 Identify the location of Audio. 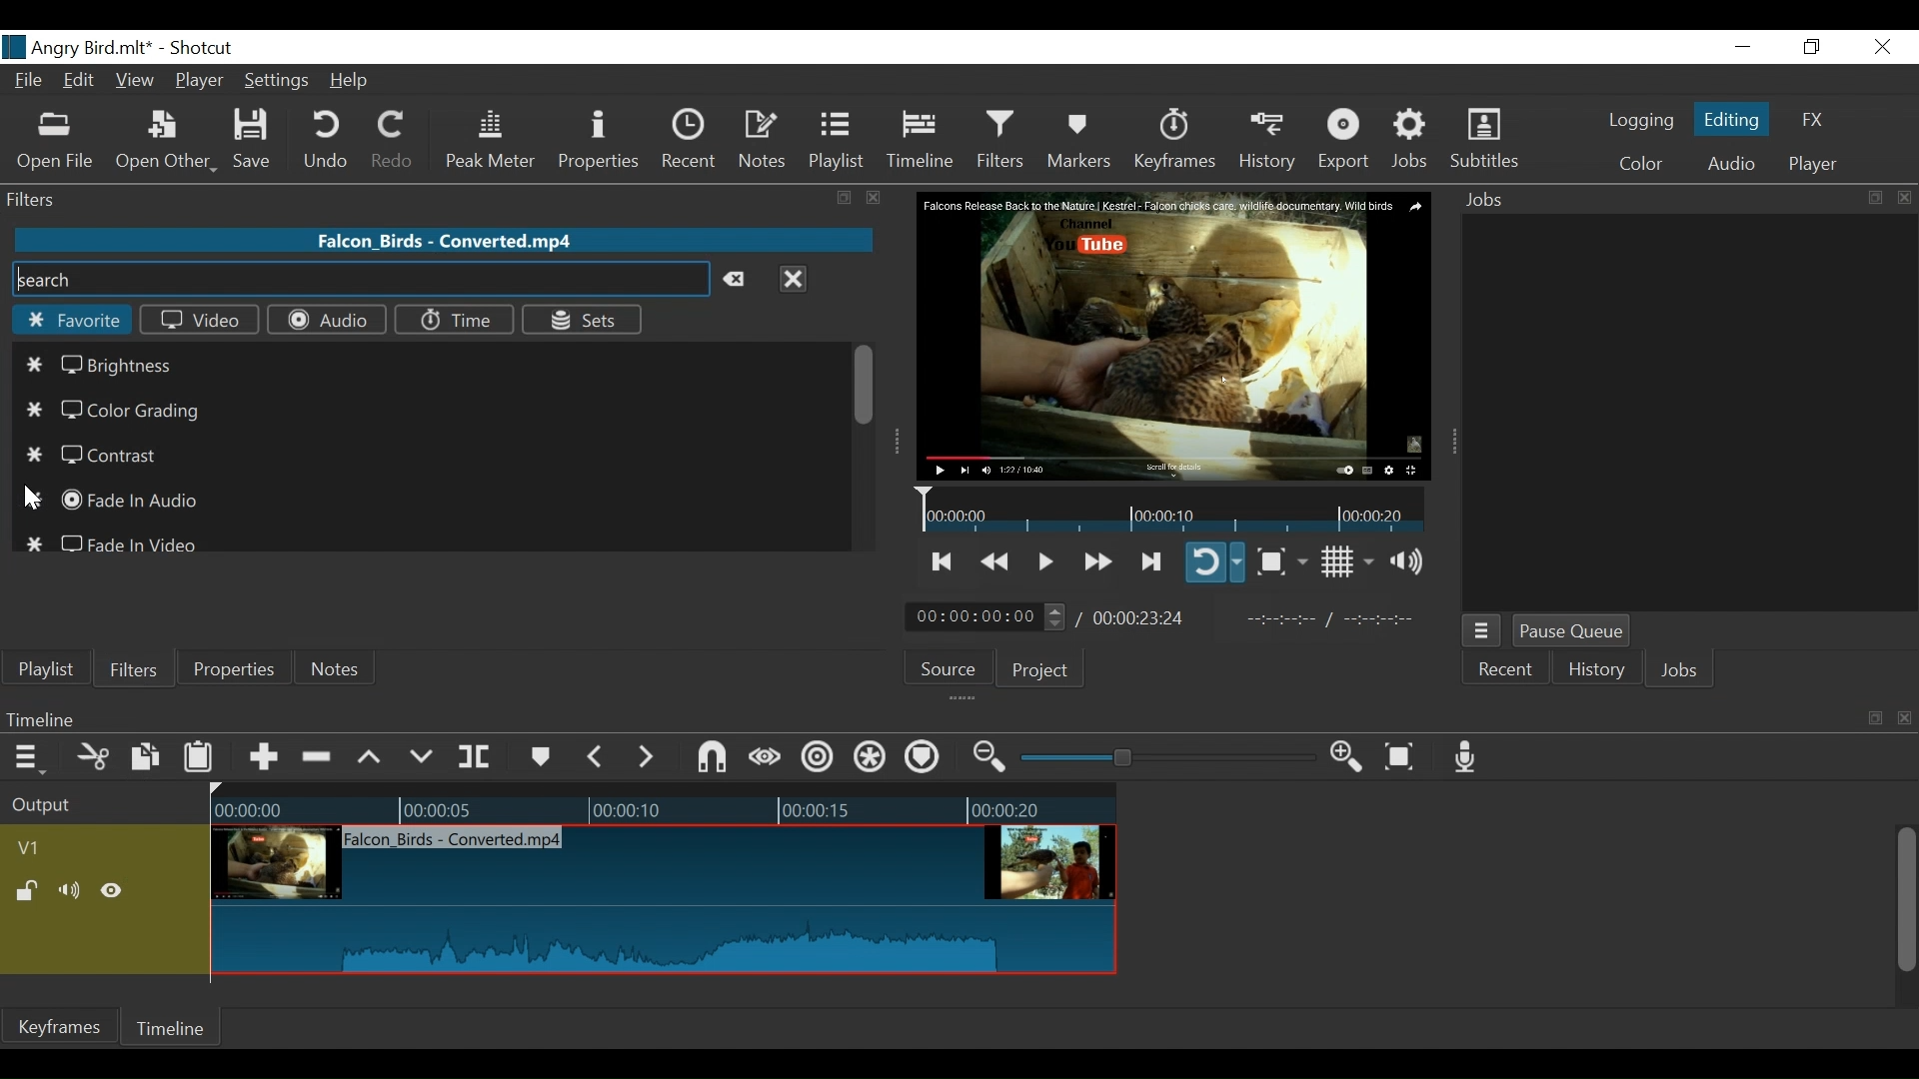
(1730, 166).